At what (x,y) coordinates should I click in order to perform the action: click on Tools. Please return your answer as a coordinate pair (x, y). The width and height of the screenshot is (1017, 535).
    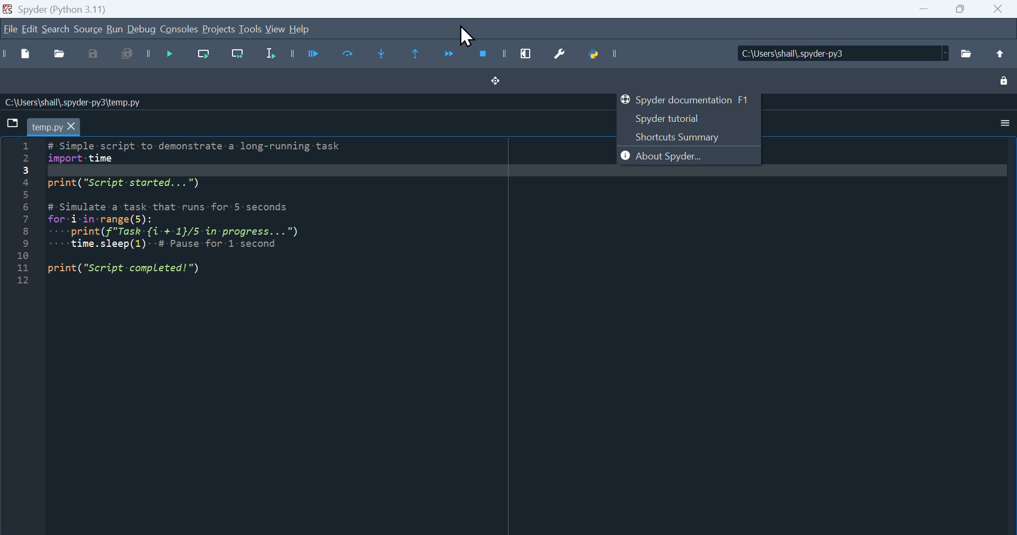
    Looking at the image, I should click on (249, 29).